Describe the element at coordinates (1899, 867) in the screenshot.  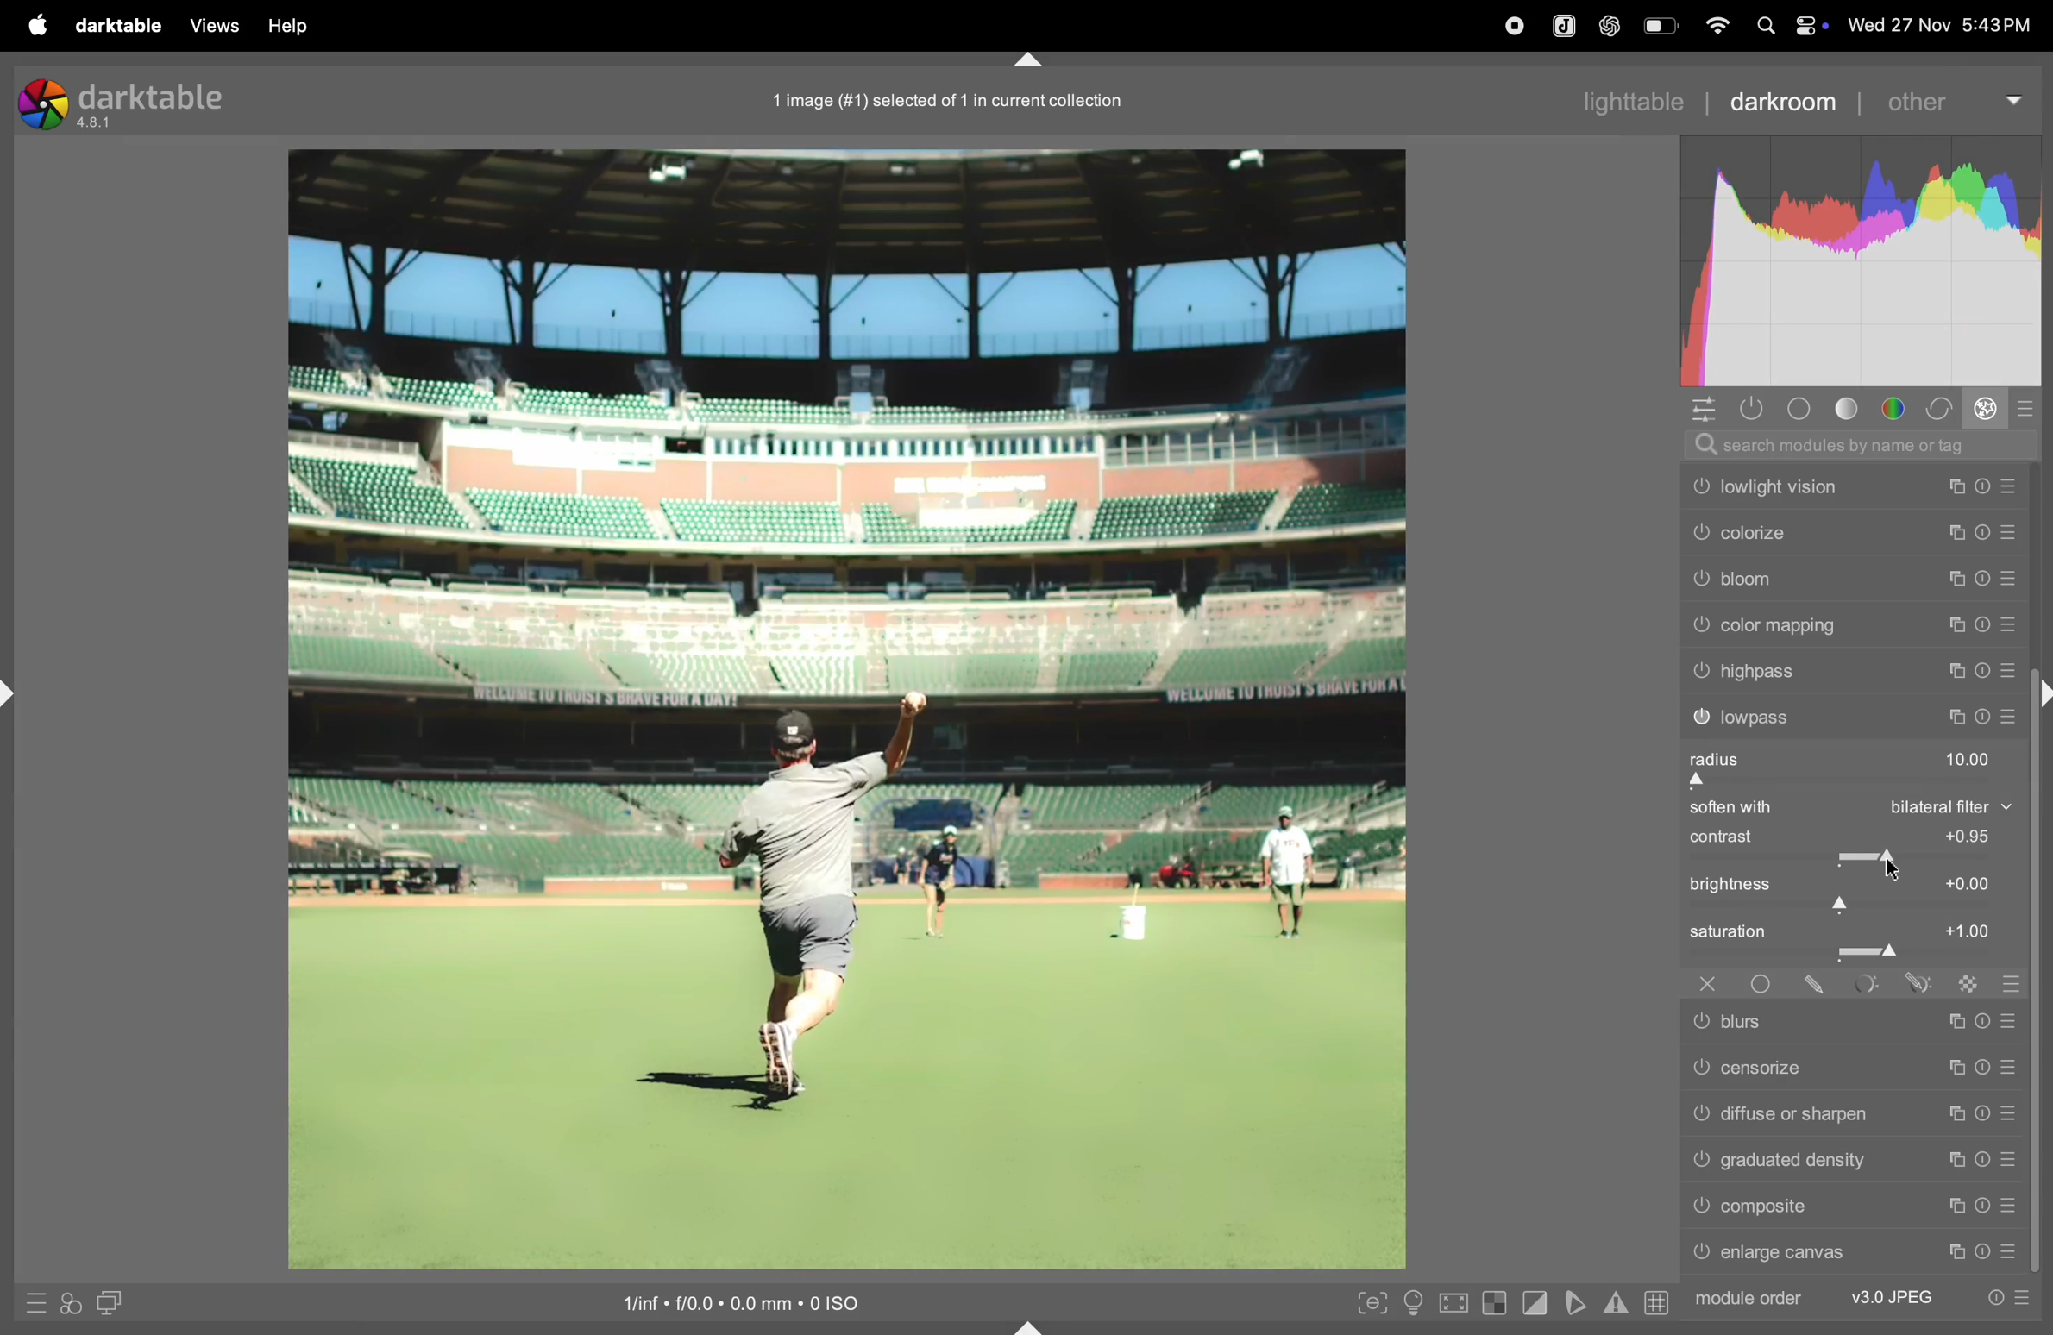
I see `cursor` at that location.